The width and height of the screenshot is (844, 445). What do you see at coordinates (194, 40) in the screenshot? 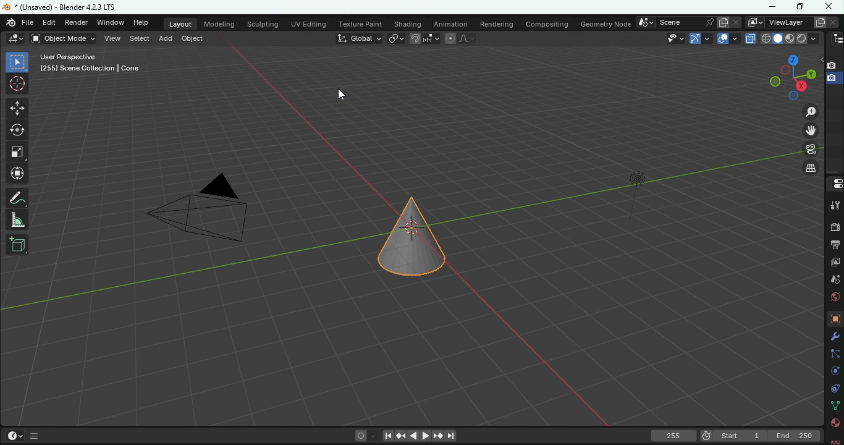
I see `Object` at bounding box center [194, 40].